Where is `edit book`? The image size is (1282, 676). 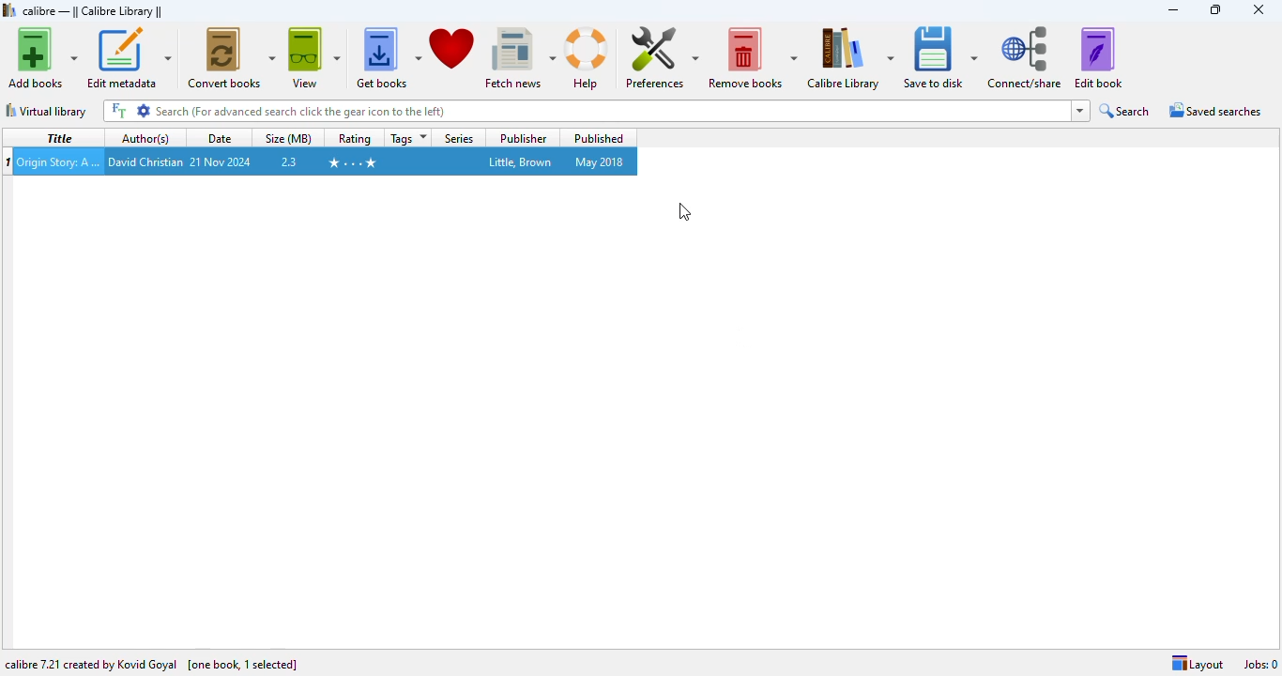 edit book is located at coordinates (1099, 57).